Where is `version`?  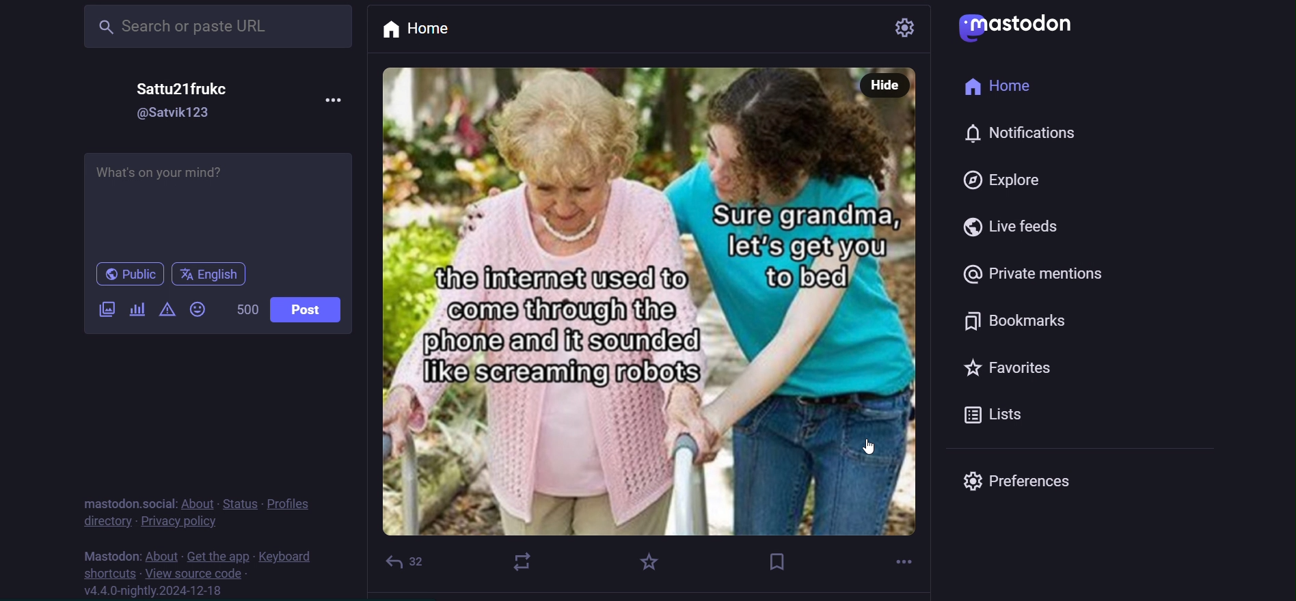 version is located at coordinates (155, 592).